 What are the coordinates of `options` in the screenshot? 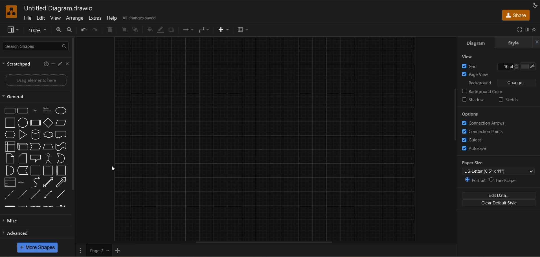 It's located at (472, 114).